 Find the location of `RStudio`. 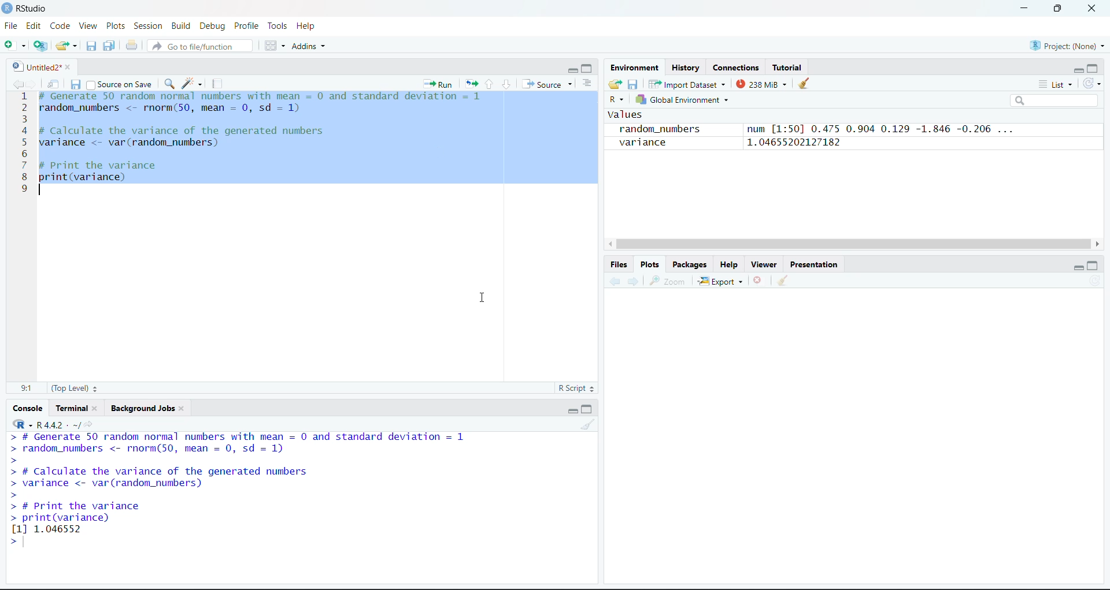

RStudio is located at coordinates (32, 9).